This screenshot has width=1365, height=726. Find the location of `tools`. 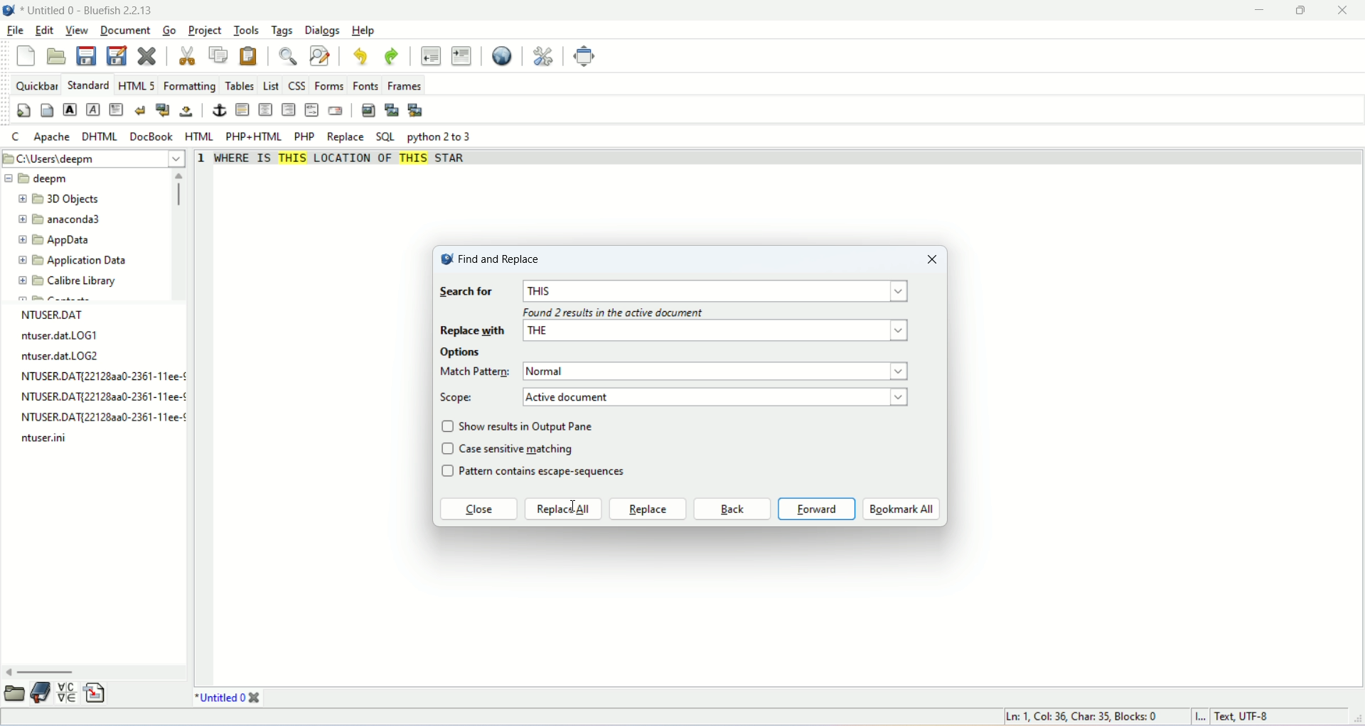

tools is located at coordinates (244, 31).